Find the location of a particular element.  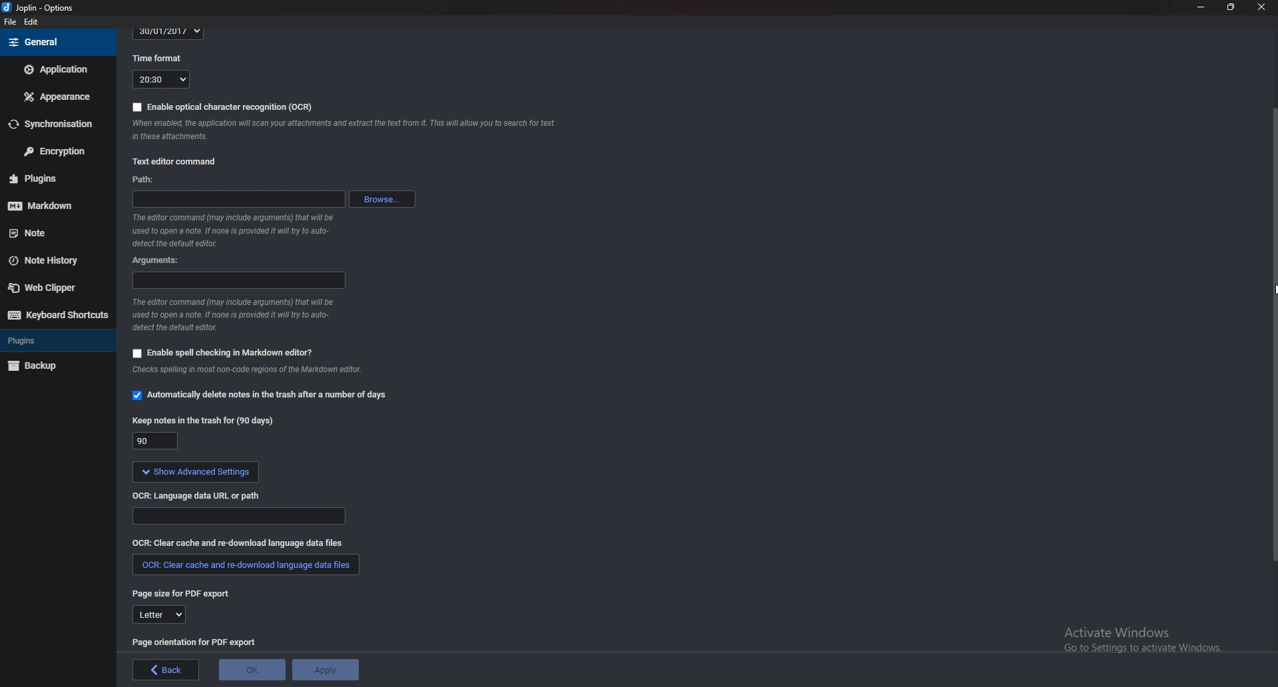

Resize is located at coordinates (1231, 7).